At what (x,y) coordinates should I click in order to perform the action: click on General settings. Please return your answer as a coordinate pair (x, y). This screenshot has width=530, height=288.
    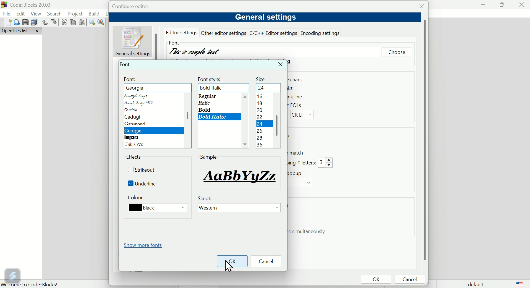
    Looking at the image, I should click on (264, 17).